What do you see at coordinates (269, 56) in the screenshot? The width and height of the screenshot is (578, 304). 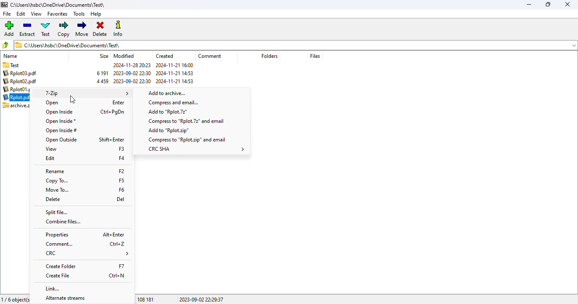 I see `folders` at bounding box center [269, 56].